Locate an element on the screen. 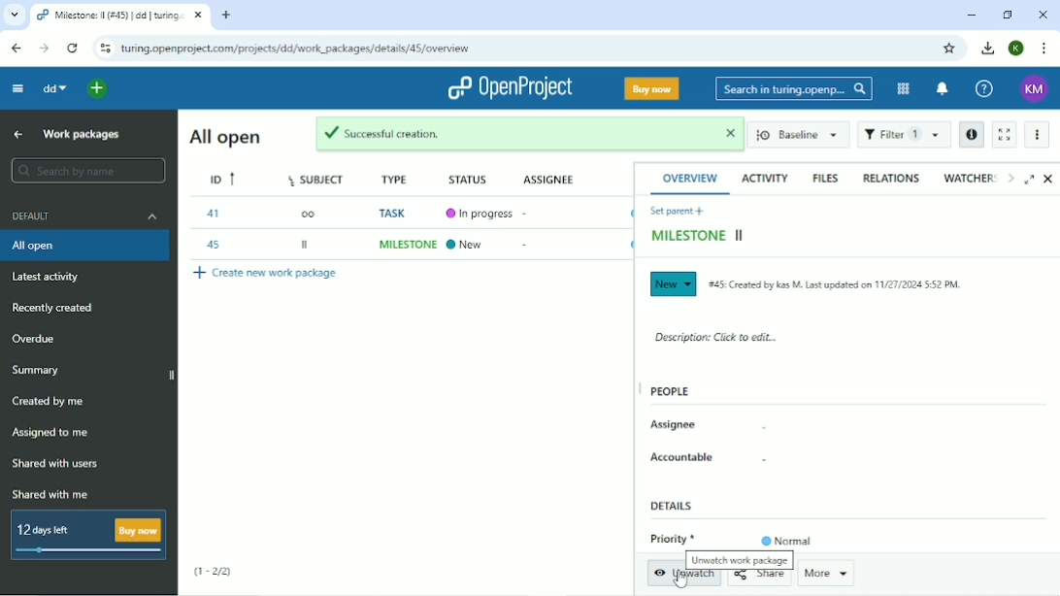 Image resolution: width=1060 pixels, height=596 pixels. Site is located at coordinates (297, 50).